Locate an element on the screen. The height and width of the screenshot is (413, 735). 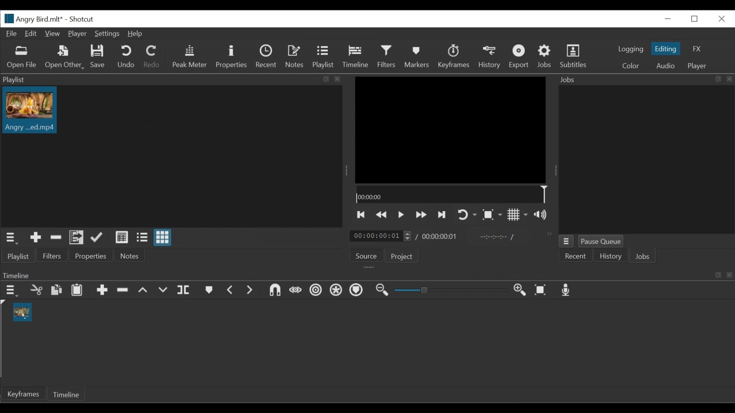
Scrub while dragging is located at coordinates (296, 291).